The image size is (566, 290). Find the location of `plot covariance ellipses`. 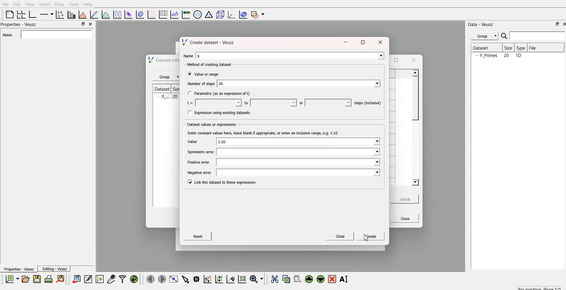

plot covariance ellipses is located at coordinates (243, 14).